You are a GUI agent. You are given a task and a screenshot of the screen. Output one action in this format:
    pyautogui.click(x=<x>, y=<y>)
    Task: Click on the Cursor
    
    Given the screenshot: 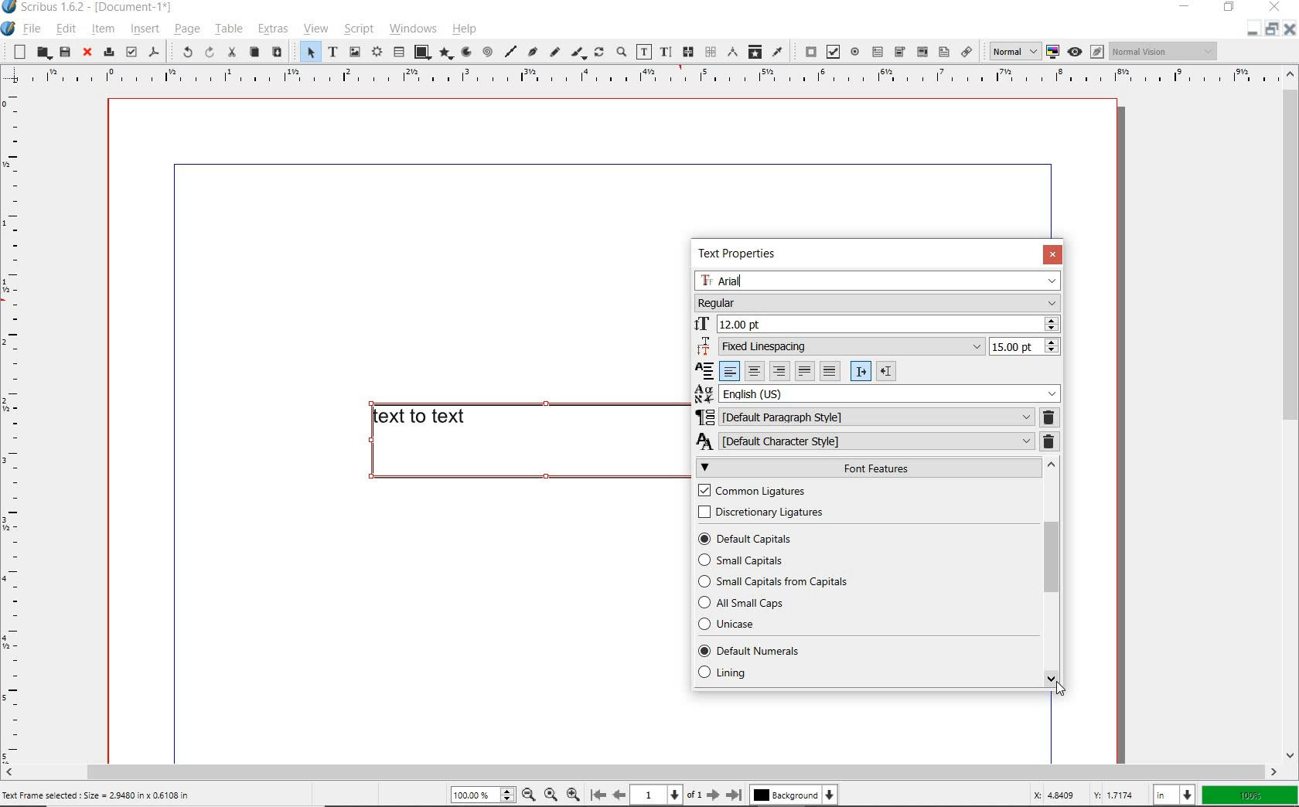 What is the action you would take?
    pyautogui.click(x=1059, y=691)
    